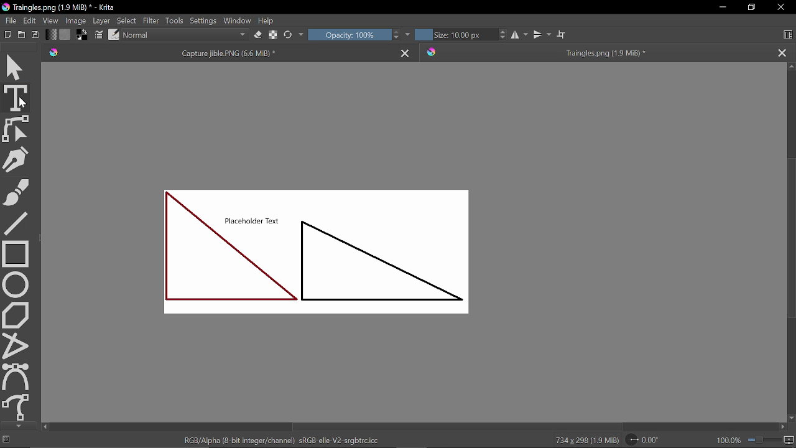 This screenshot has width=796, height=448. Describe the element at coordinates (30, 20) in the screenshot. I see `Edit` at that location.